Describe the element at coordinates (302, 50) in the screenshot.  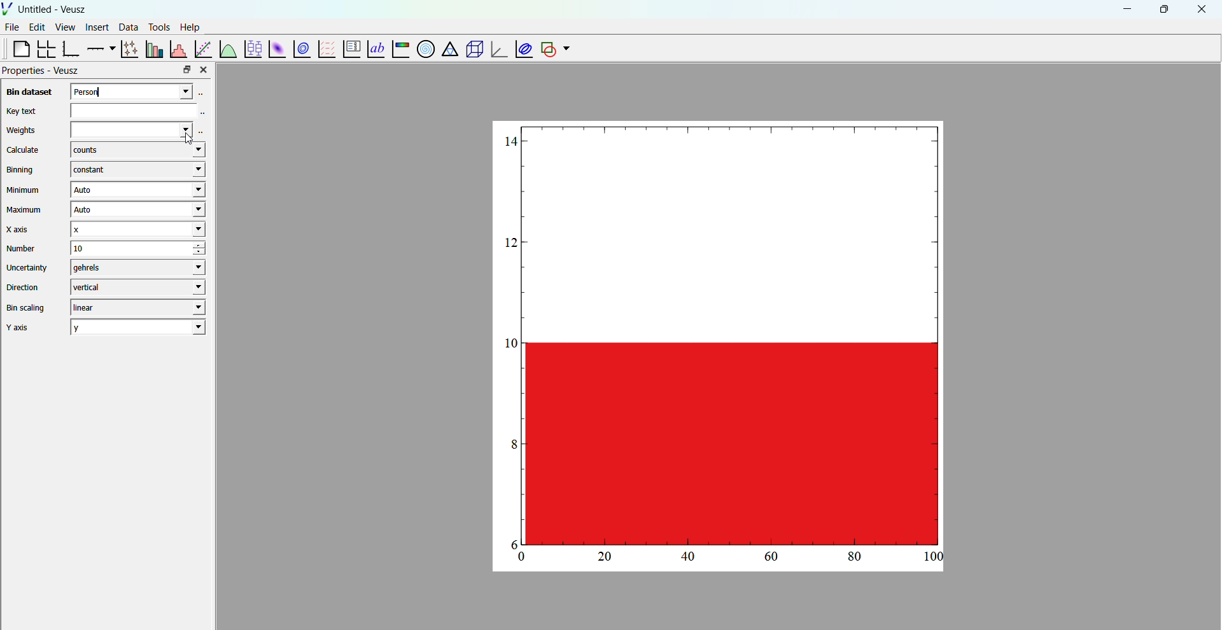
I see `plot 2d datasets as contour` at that location.